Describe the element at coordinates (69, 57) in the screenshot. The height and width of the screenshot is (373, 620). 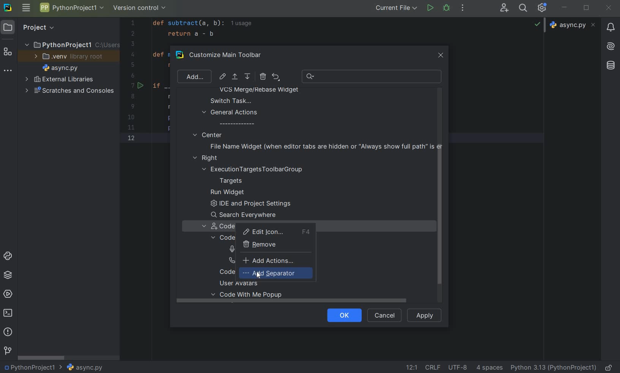
I see `.VENV` at that location.